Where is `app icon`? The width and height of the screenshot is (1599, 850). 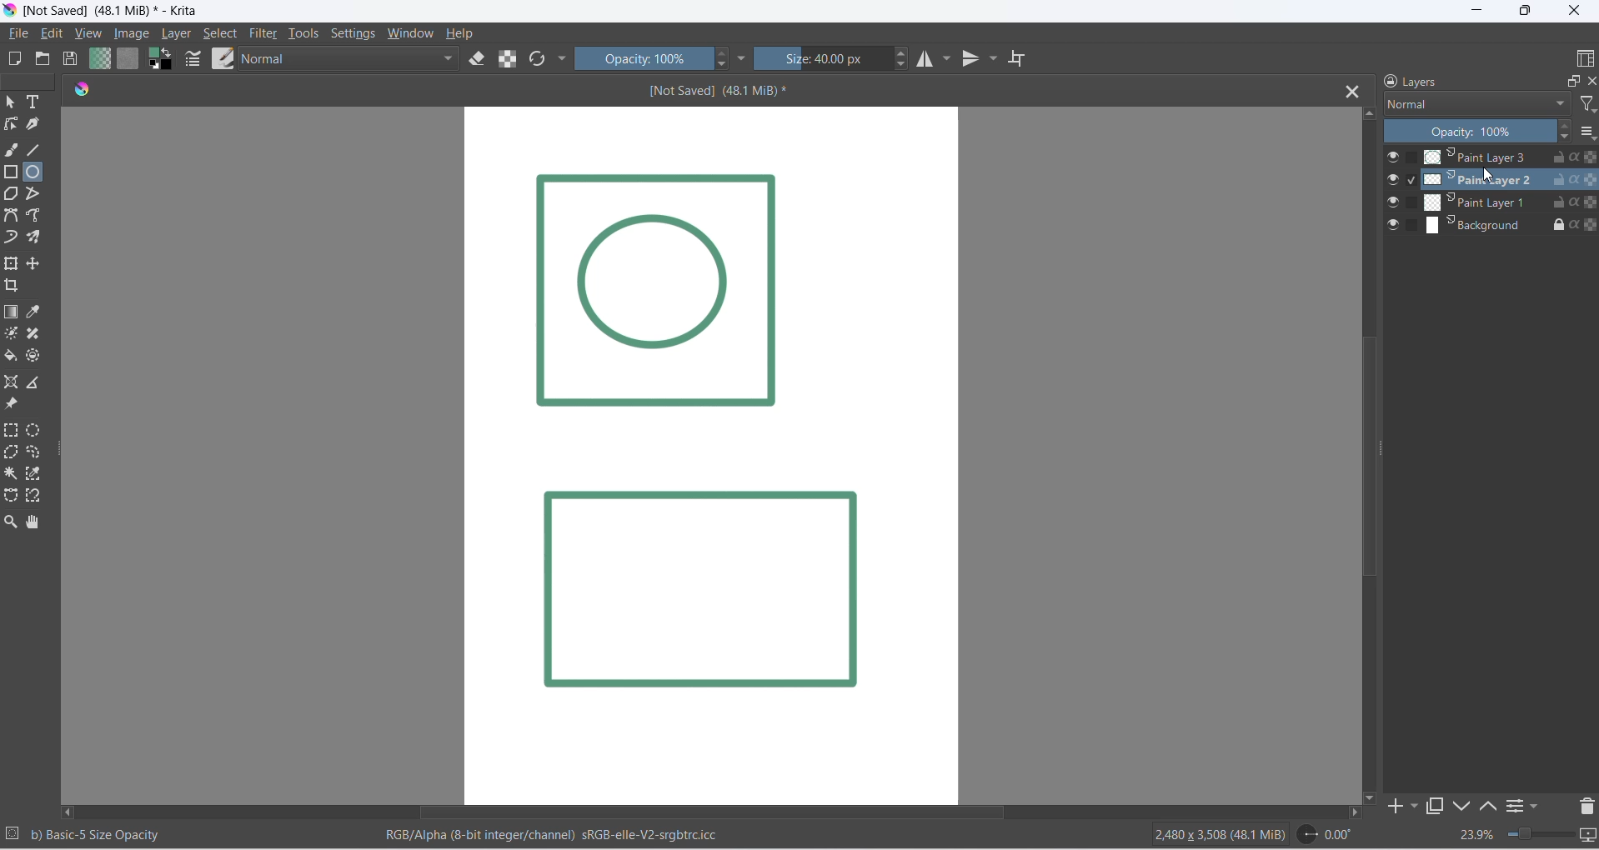 app icon is located at coordinates (11, 11).